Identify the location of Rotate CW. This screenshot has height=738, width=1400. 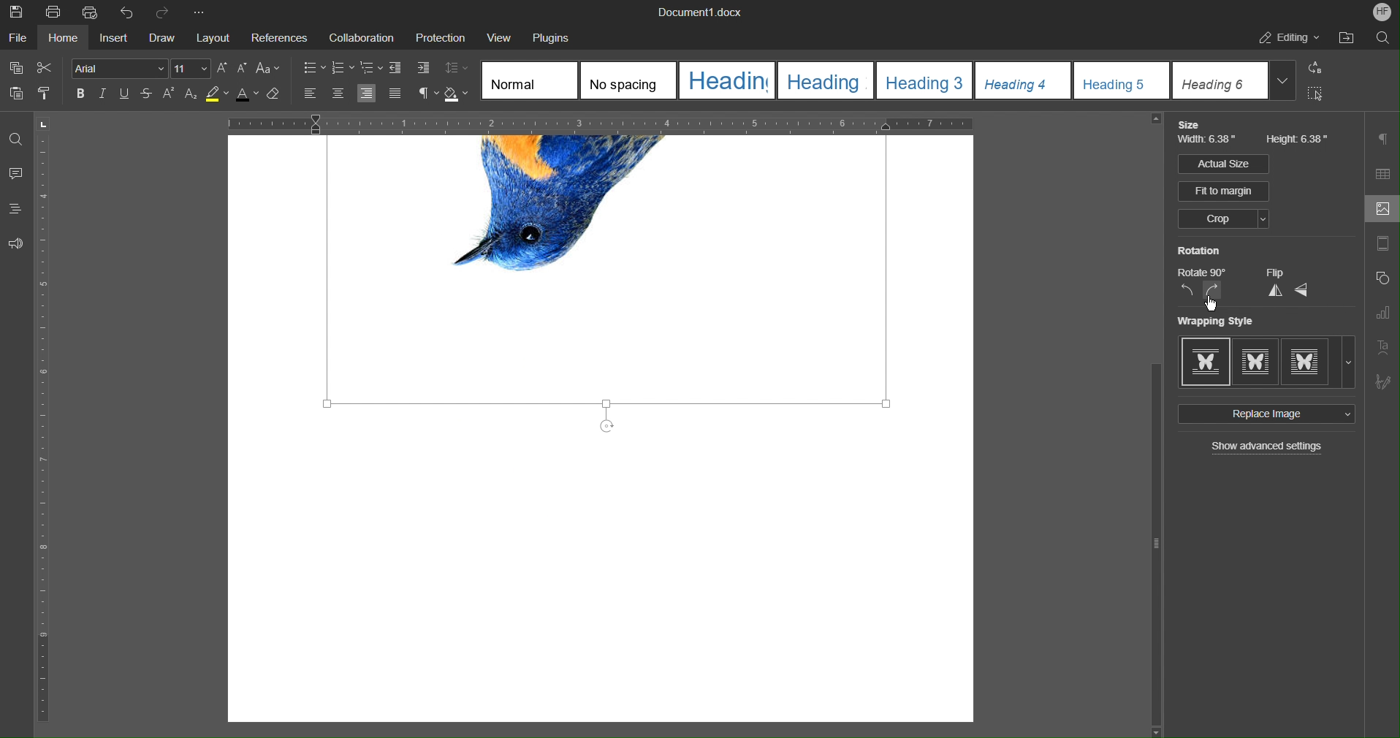
(1214, 290).